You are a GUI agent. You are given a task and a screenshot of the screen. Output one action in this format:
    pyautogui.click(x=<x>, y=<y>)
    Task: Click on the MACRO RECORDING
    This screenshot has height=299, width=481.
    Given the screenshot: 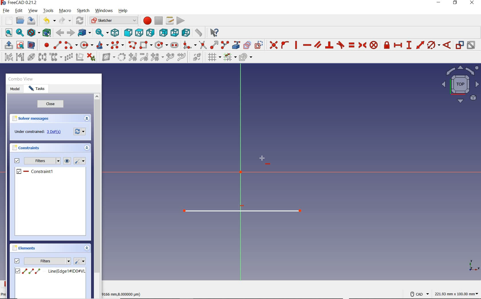 What is the action you would take?
    pyautogui.click(x=147, y=20)
    